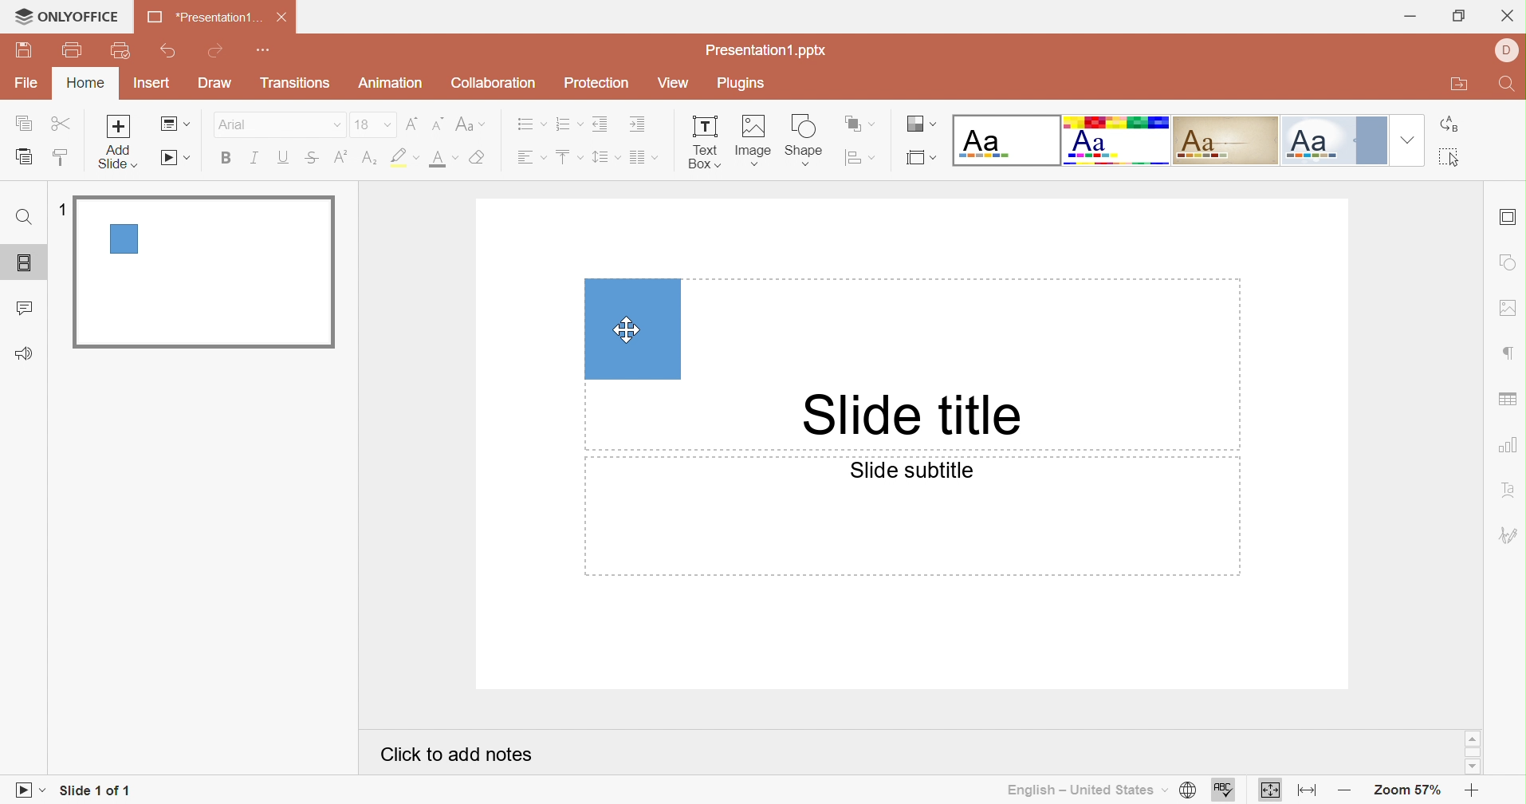  What do you see at coordinates (392, 83) in the screenshot?
I see `Animation` at bounding box center [392, 83].